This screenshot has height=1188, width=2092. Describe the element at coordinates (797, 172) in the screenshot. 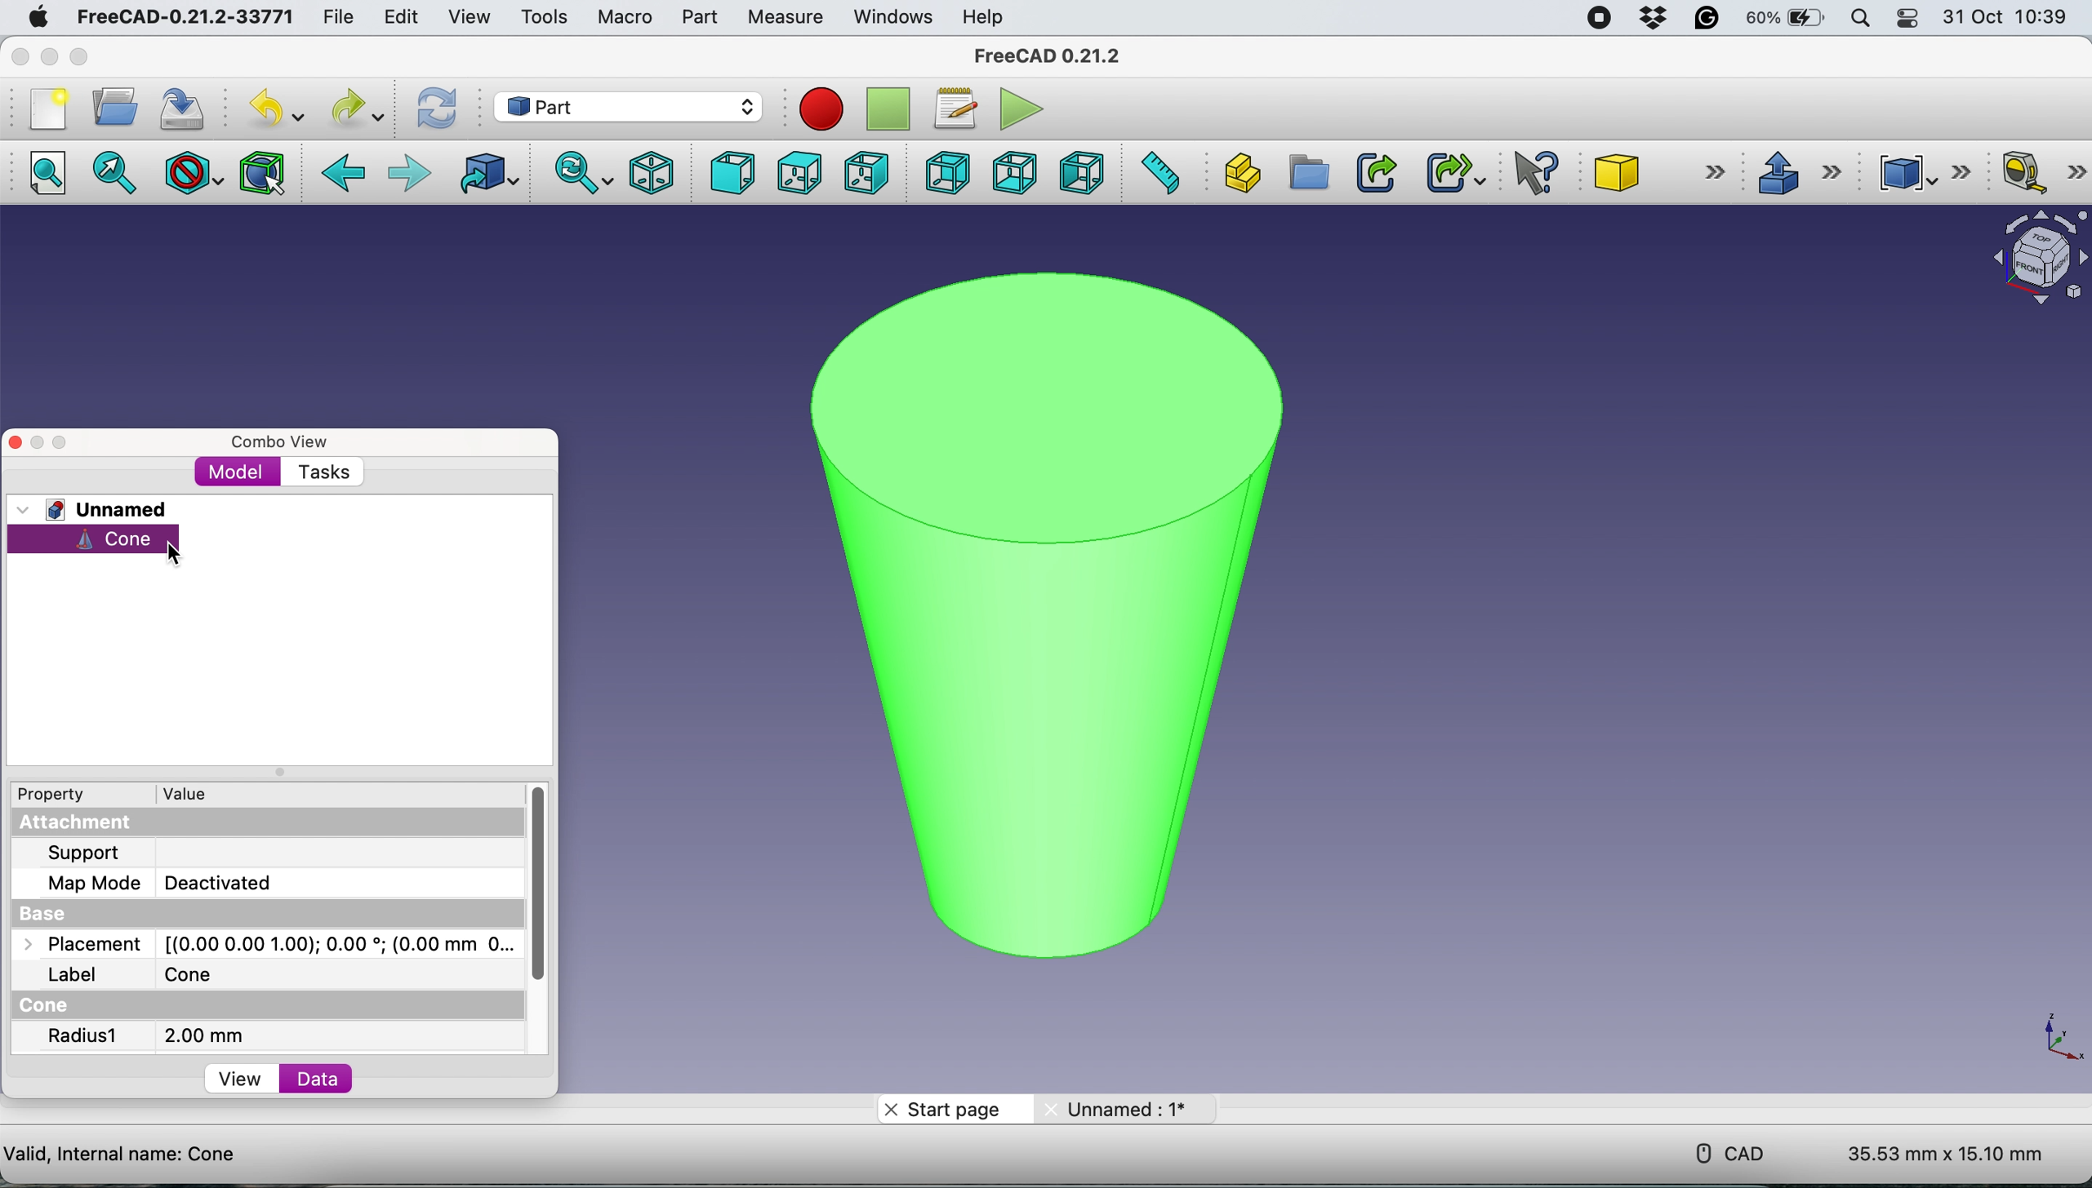

I see `top` at that location.